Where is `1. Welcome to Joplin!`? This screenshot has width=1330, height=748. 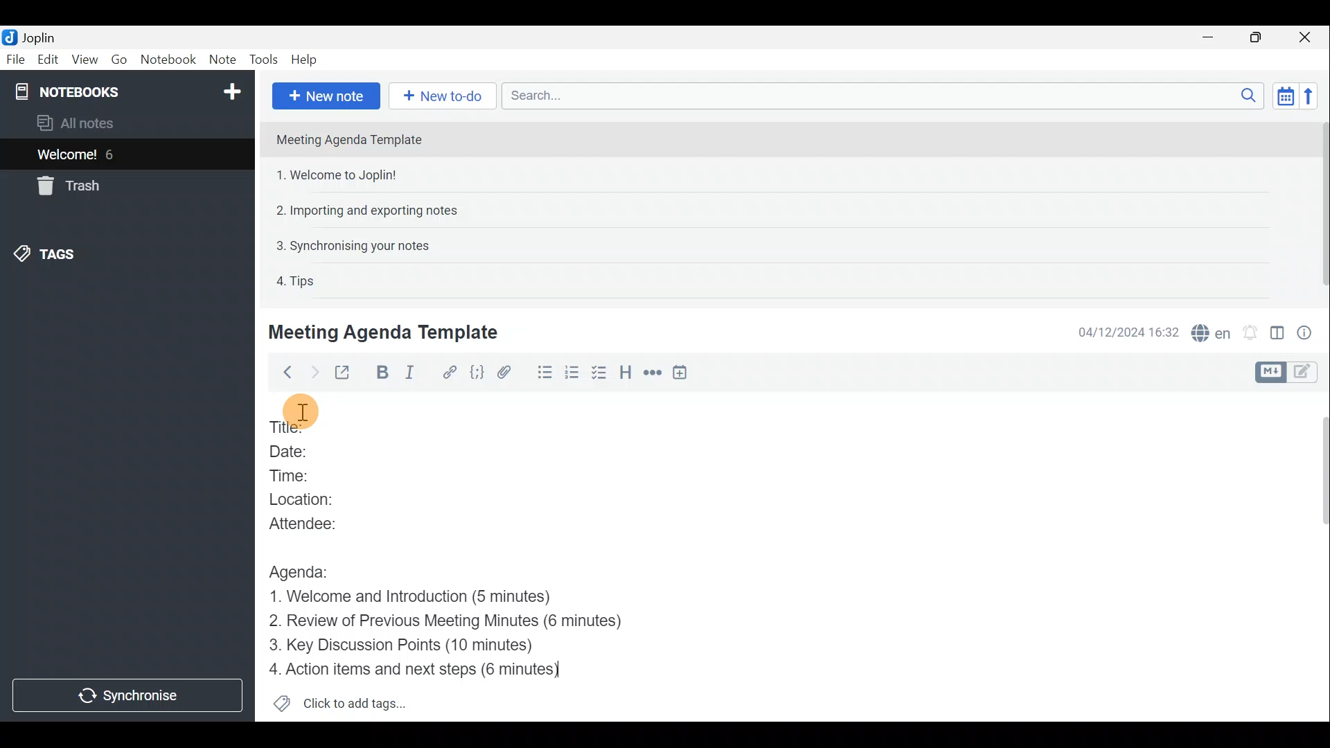 1. Welcome to Joplin! is located at coordinates (341, 175).